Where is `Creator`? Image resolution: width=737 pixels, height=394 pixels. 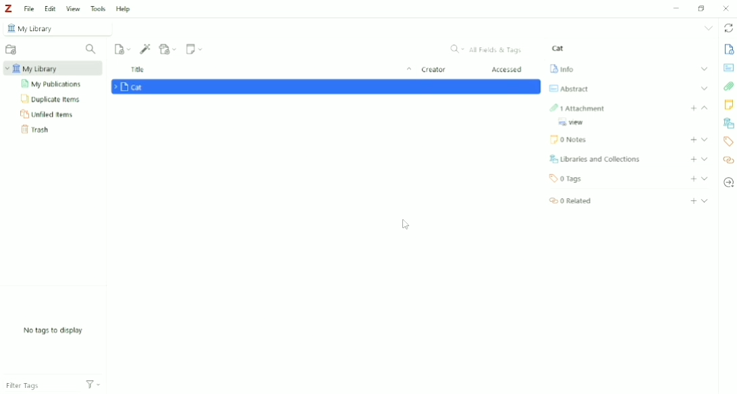
Creator is located at coordinates (433, 70).